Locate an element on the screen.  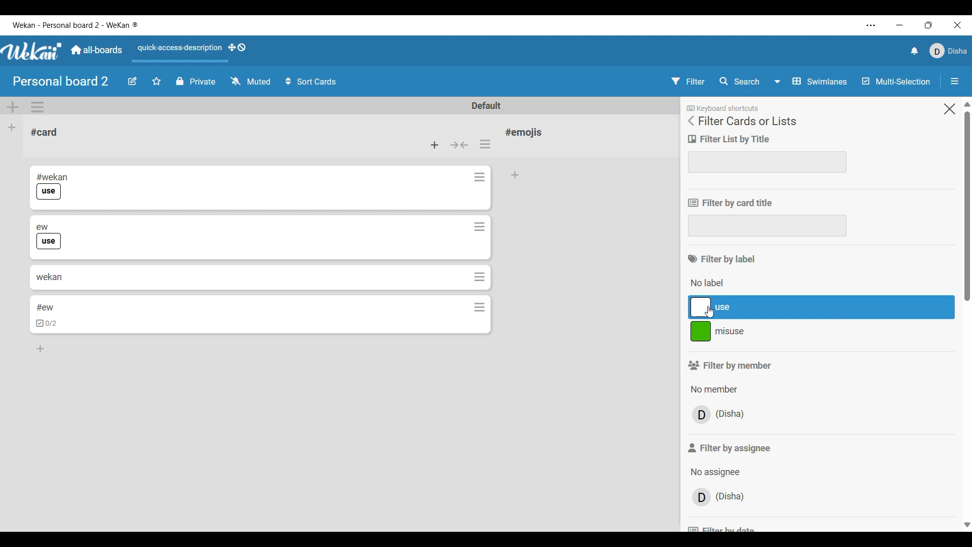
Watch options is located at coordinates (251, 81).